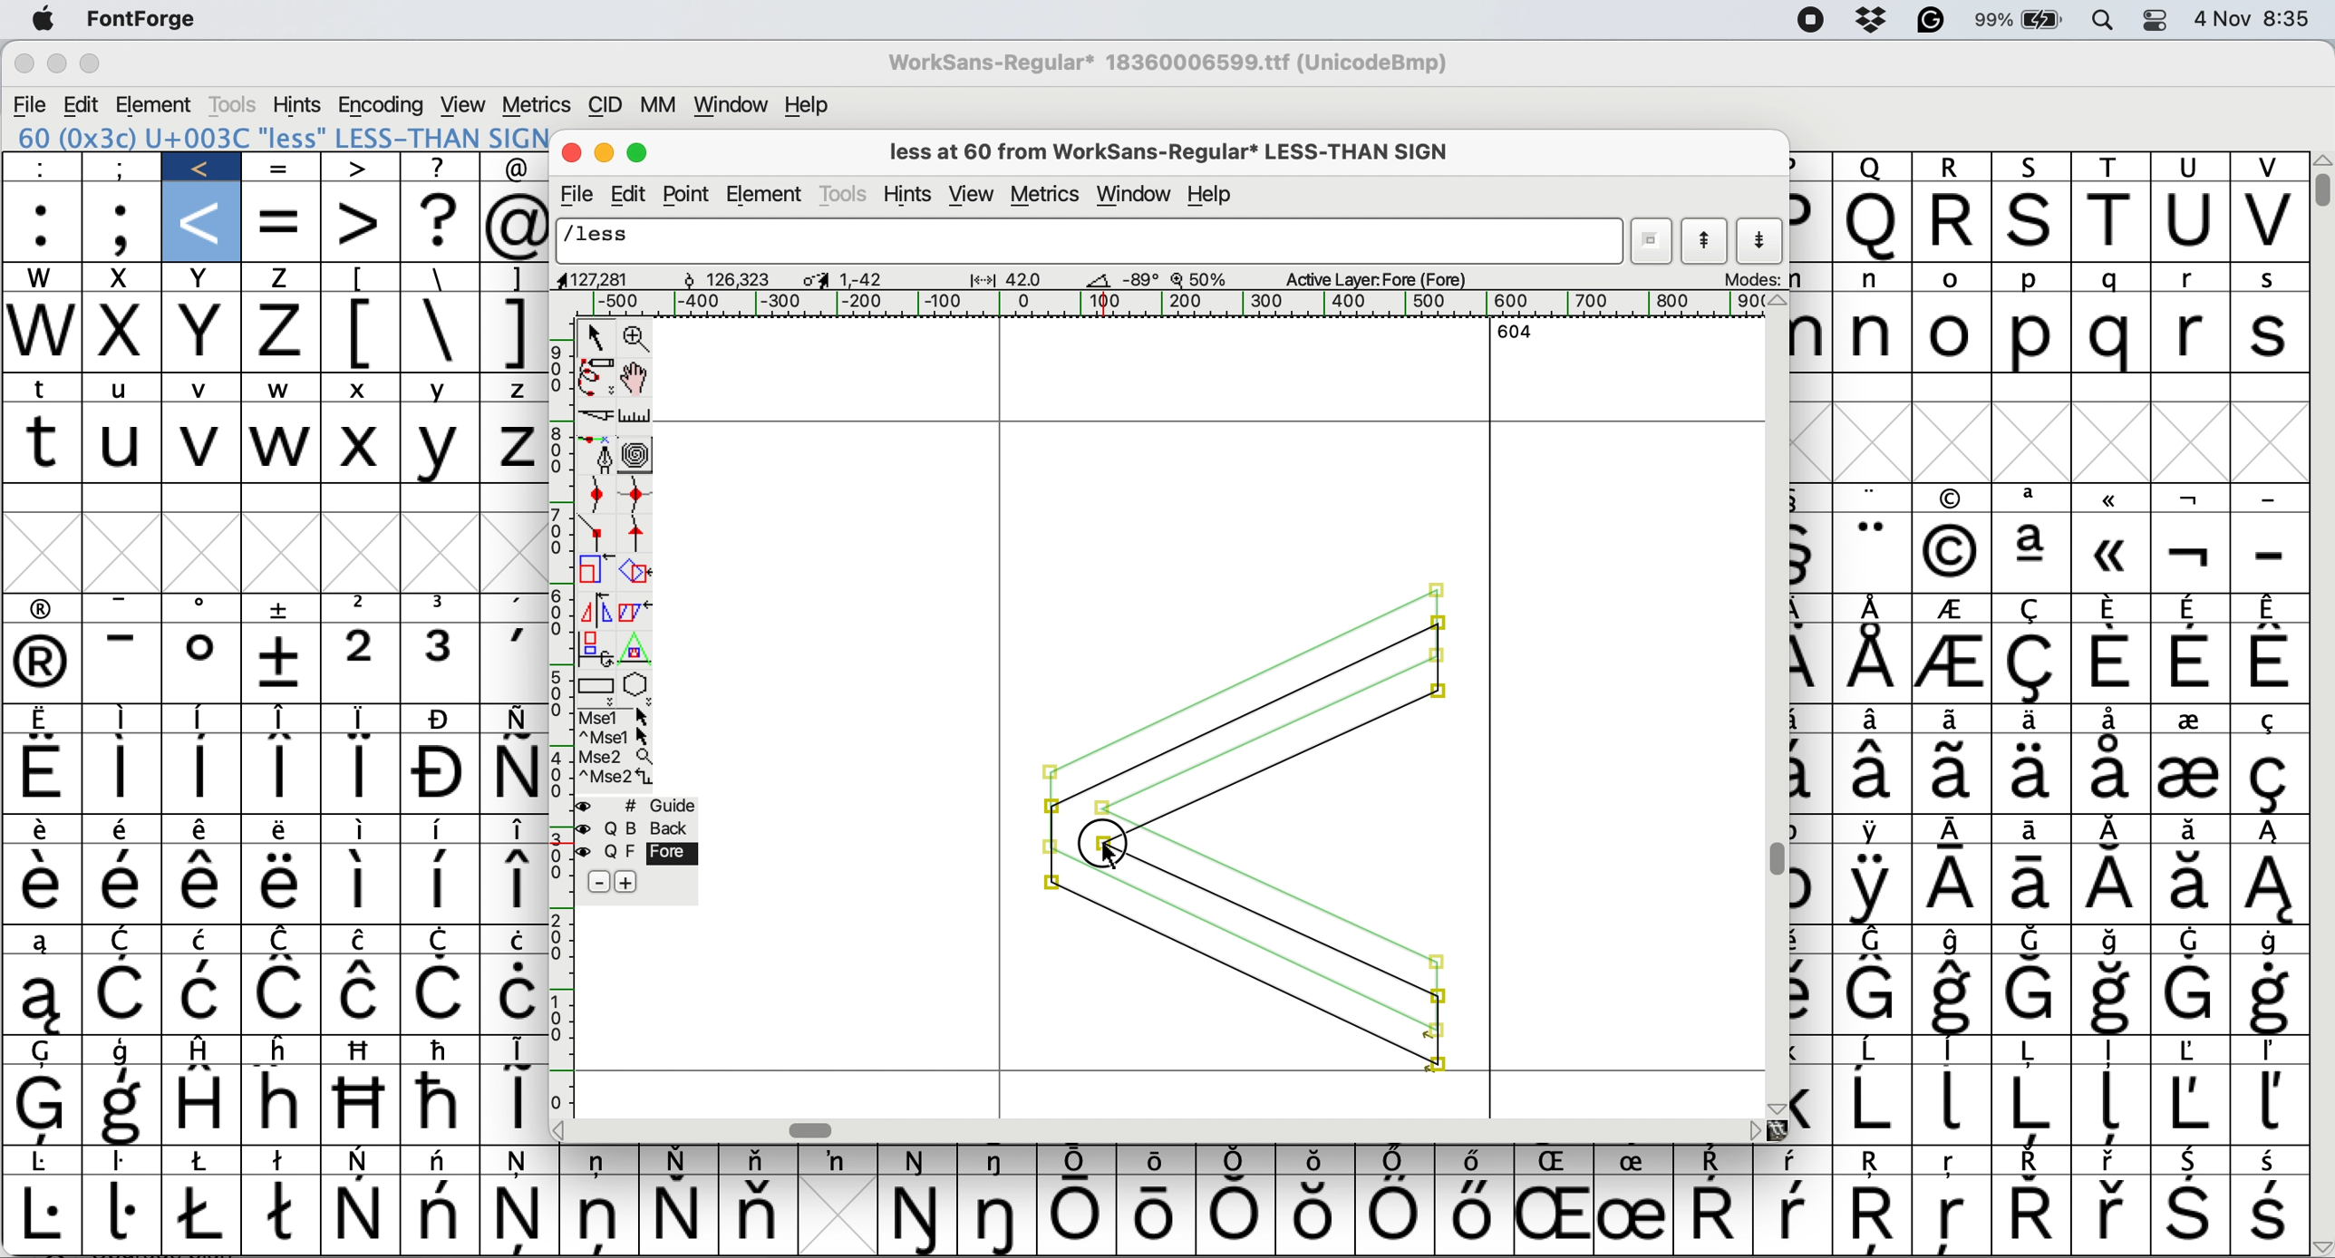  I want to click on commer point, so click(598, 531).